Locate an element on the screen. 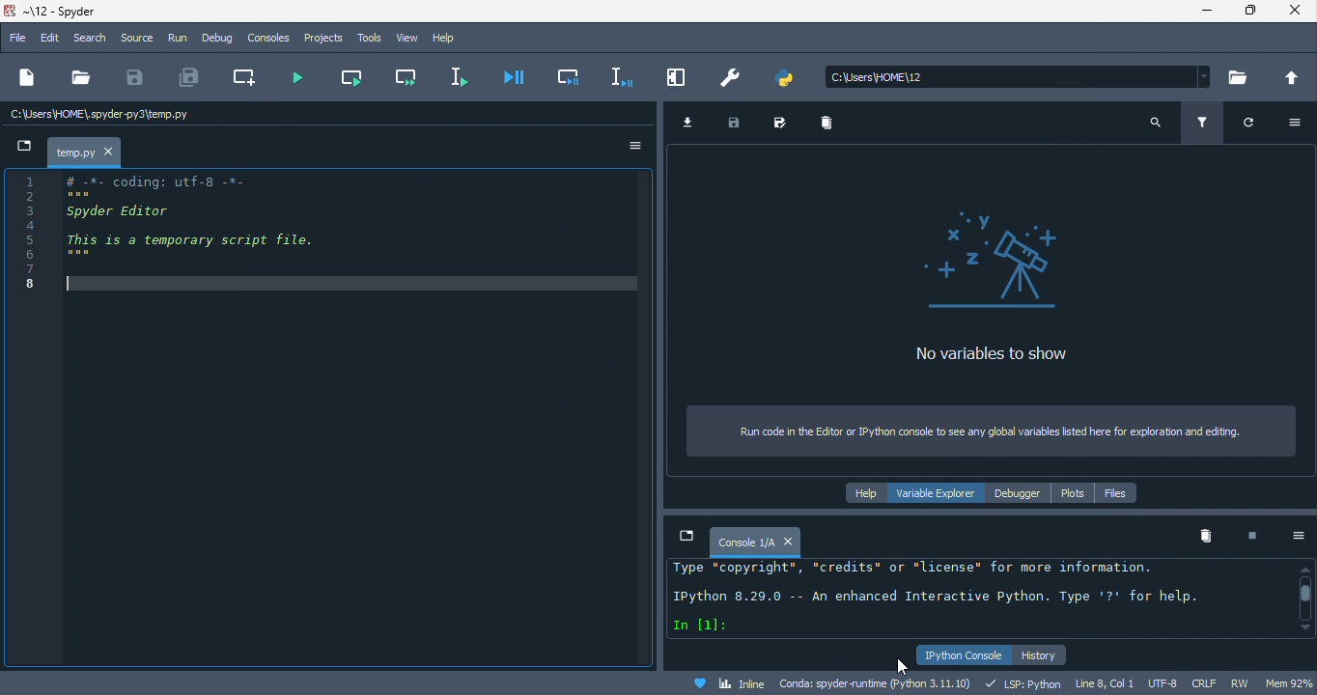 Image resolution: width=1317 pixels, height=695 pixels. help is located at coordinates (454, 38).